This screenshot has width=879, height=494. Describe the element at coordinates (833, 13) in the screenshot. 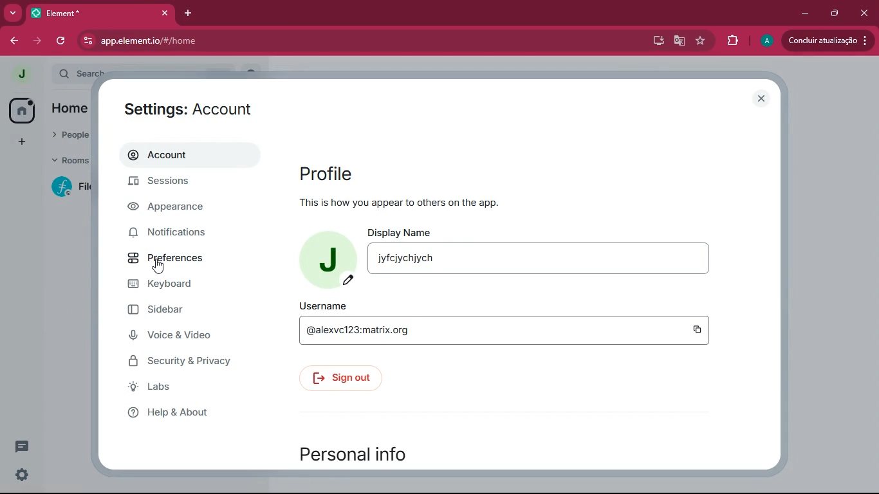

I see `restore down` at that location.